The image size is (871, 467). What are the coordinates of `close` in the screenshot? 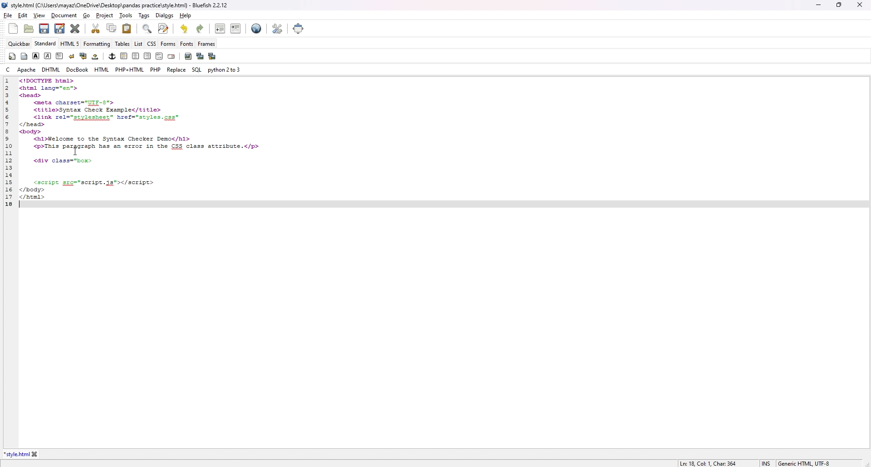 It's located at (859, 5).